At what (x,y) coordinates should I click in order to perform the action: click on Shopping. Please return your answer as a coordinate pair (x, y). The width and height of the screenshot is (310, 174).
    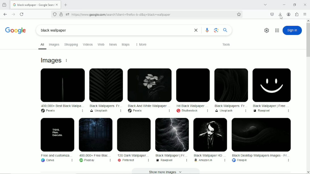
    Looking at the image, I should click on (71, 44).